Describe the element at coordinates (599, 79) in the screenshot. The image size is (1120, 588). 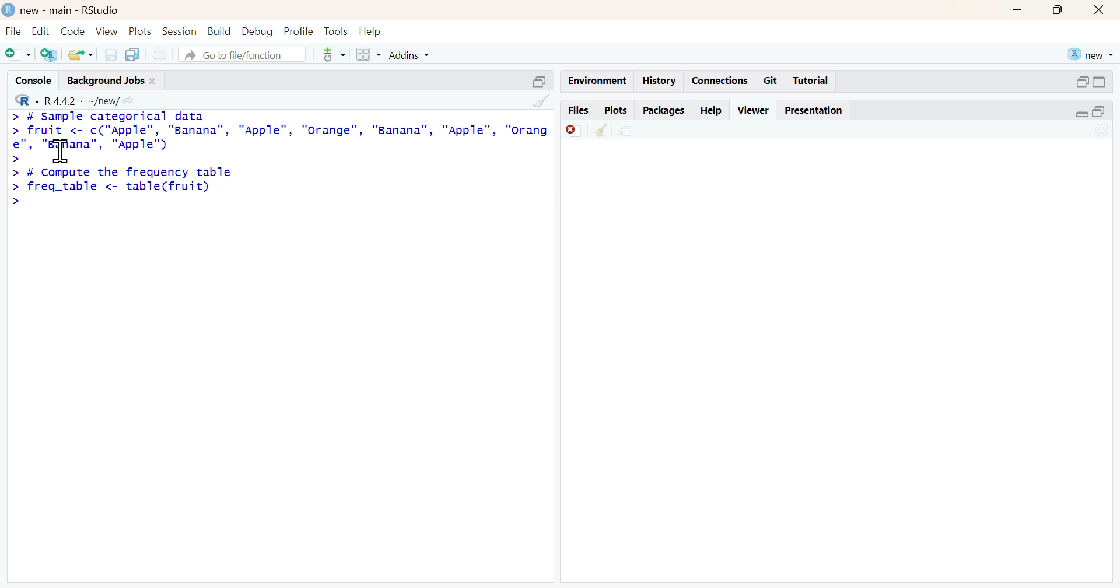
I see `environment` at that location.